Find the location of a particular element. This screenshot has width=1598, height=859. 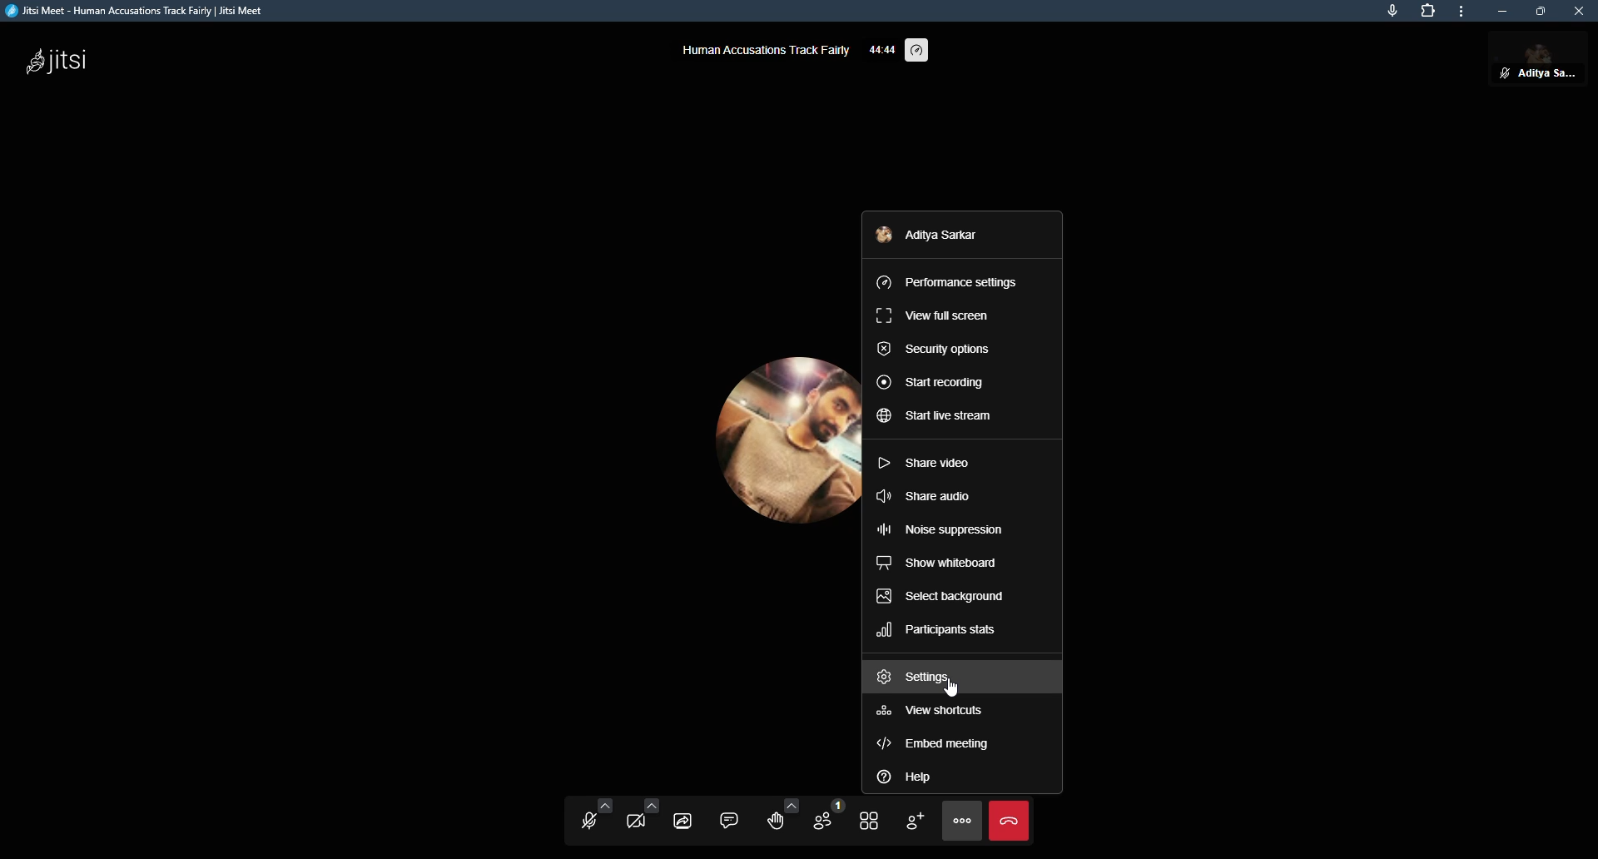

human accusations track fairly is located at coordinates (765, 48).